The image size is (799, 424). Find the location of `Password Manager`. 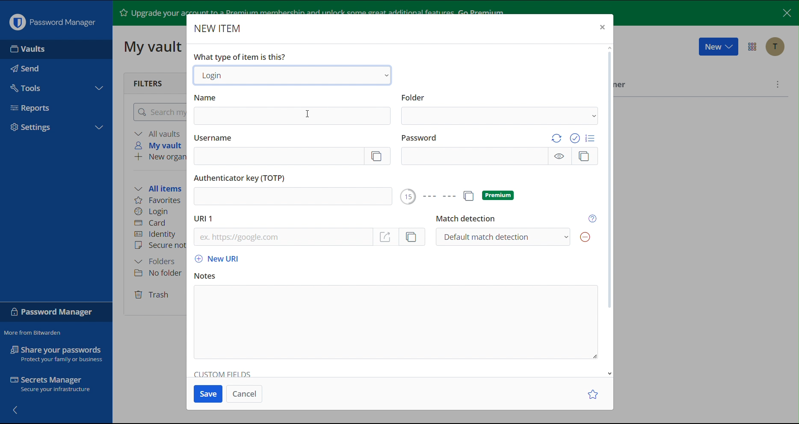

Password Manager is located at coordinates (55, 313).